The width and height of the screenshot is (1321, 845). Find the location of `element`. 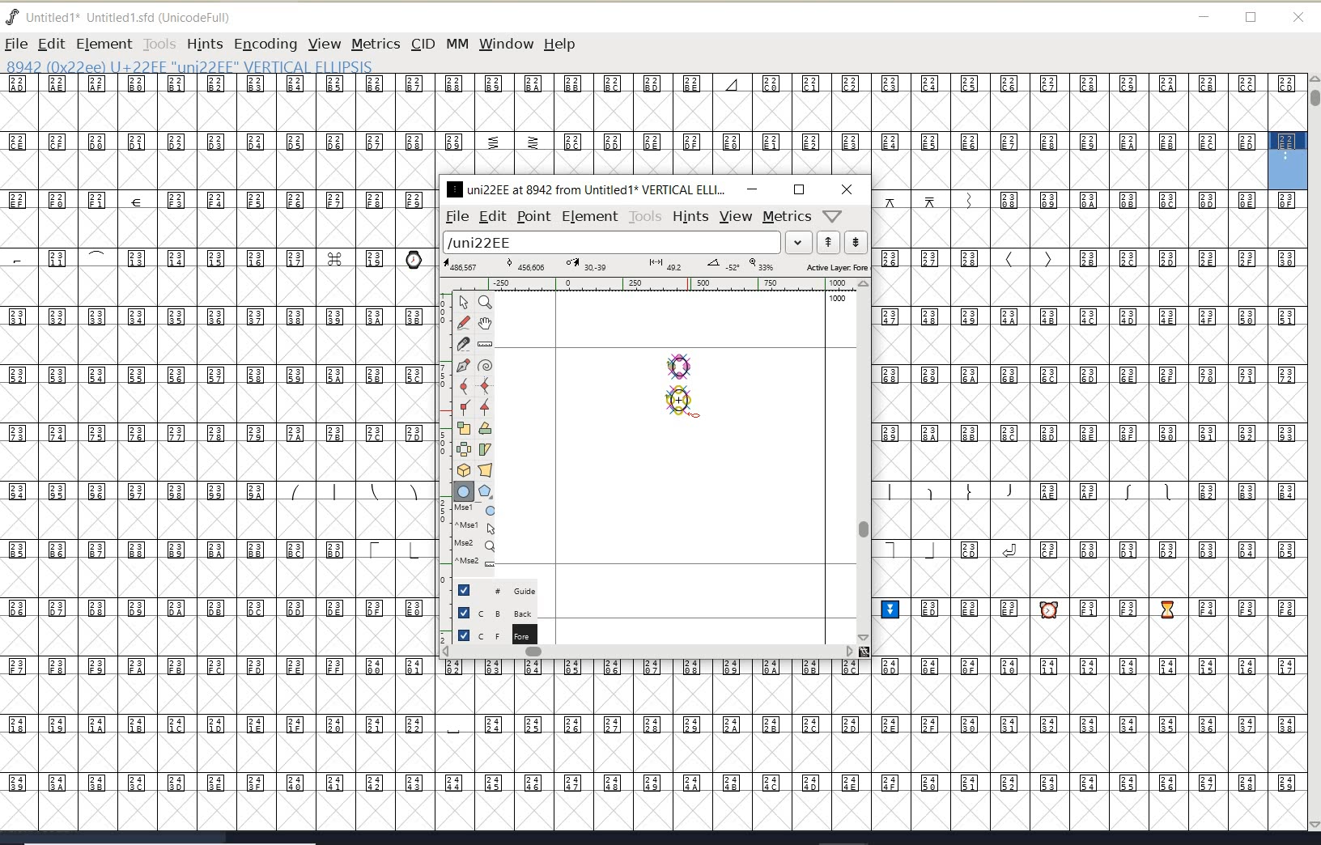

element is located at coordinates (590, 216).